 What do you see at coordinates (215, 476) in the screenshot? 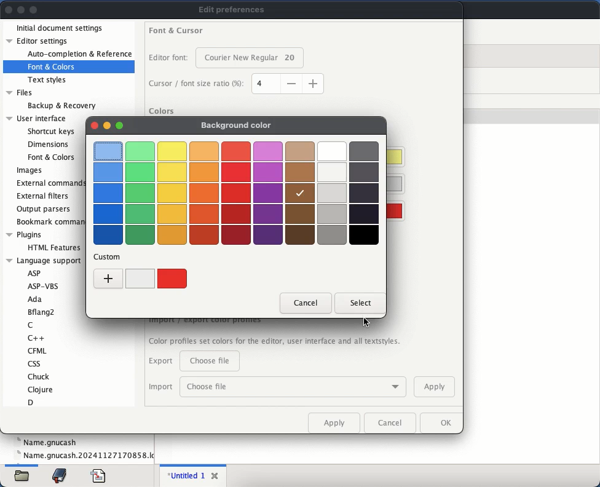
I see `close` at bounding box center [215, 476].